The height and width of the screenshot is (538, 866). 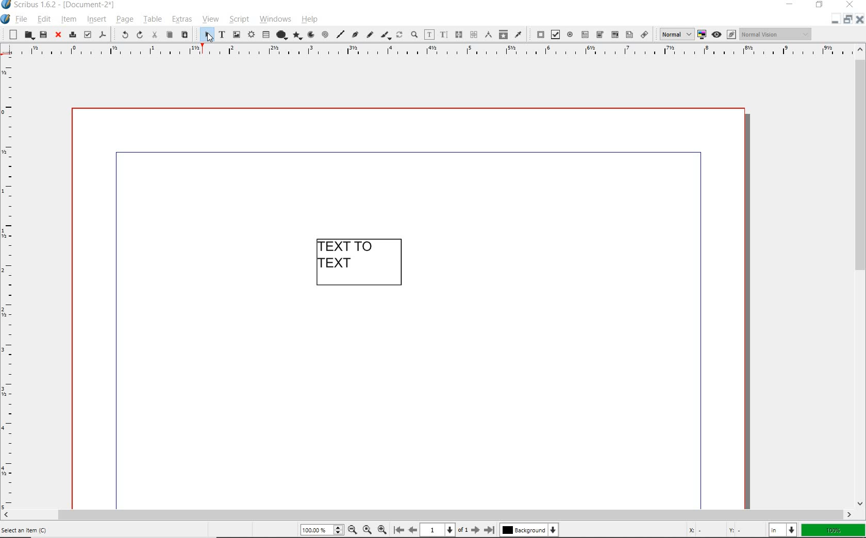 What do you see at coordinates (170, 36) in the screenshot?
I see `copy` at bounding box center [170, 36].